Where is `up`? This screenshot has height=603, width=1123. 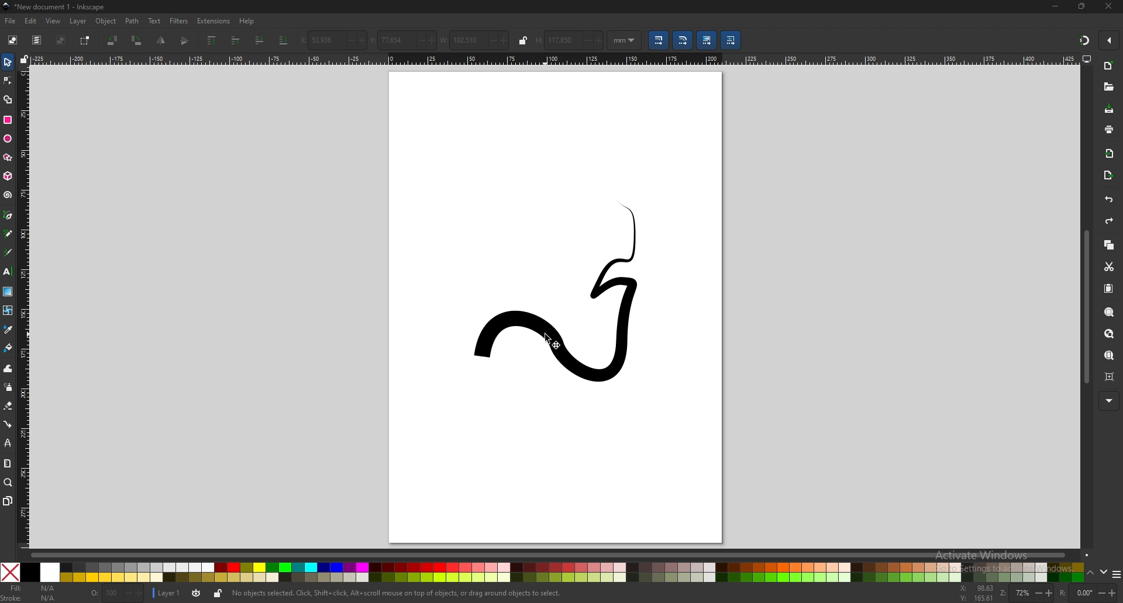 up is located at coordinates (1091, 573).